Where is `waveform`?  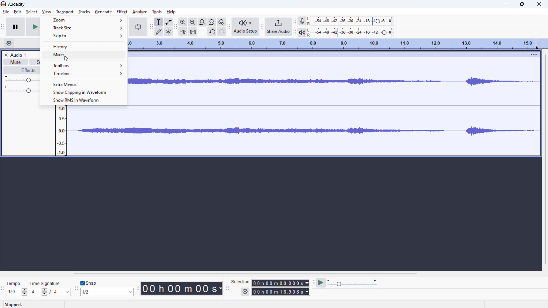
waveform is located at coordinates (339, 82).